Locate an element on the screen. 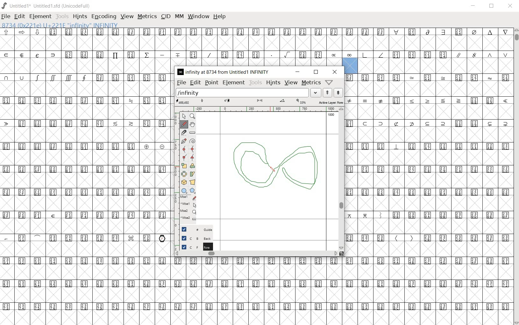 The image size is (519, 325). empty glyph slots is located at coordinates (428, 203).